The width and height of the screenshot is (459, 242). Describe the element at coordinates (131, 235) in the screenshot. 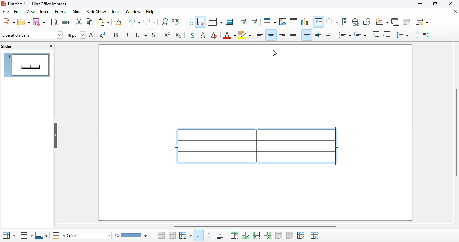

I see `fill color` at that location.